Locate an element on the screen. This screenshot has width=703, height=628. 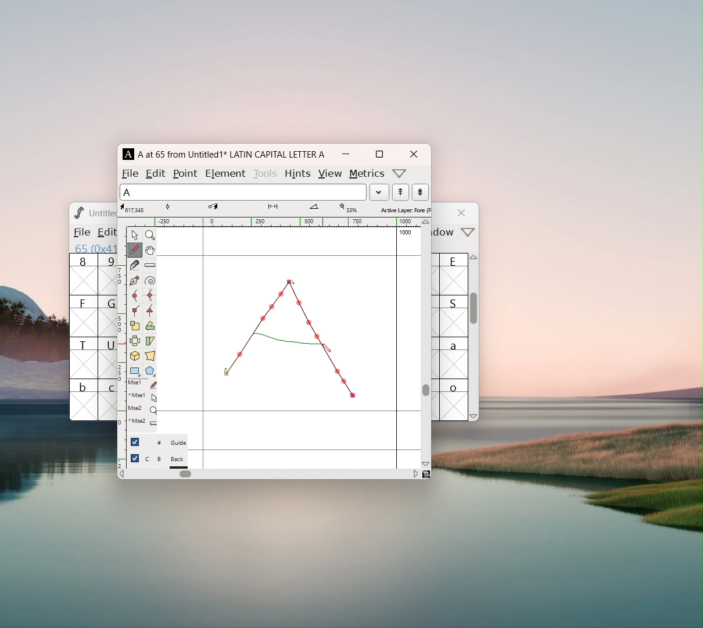
measure distance, angle between points is located at coordinates (150, 266).